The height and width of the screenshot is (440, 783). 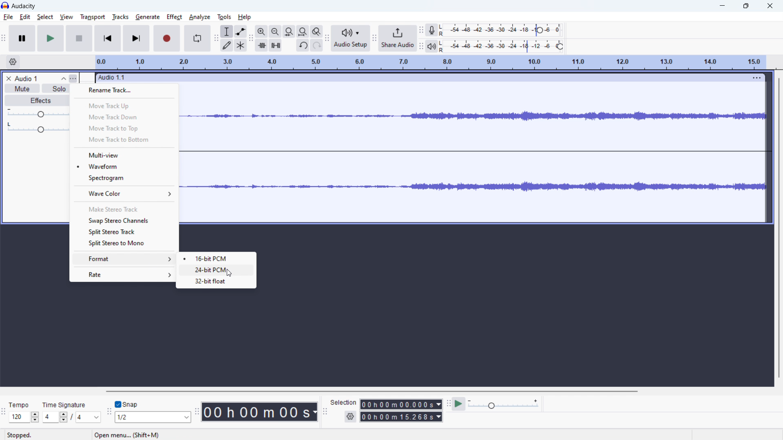 I want to click on zoom out, so click(x=275, y=31).